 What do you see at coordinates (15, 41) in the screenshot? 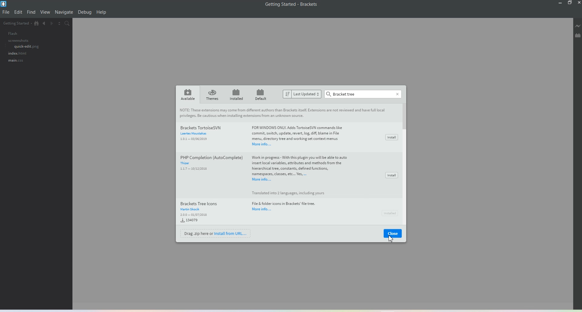
I see `screenshots` at bounding box center [15, 41].